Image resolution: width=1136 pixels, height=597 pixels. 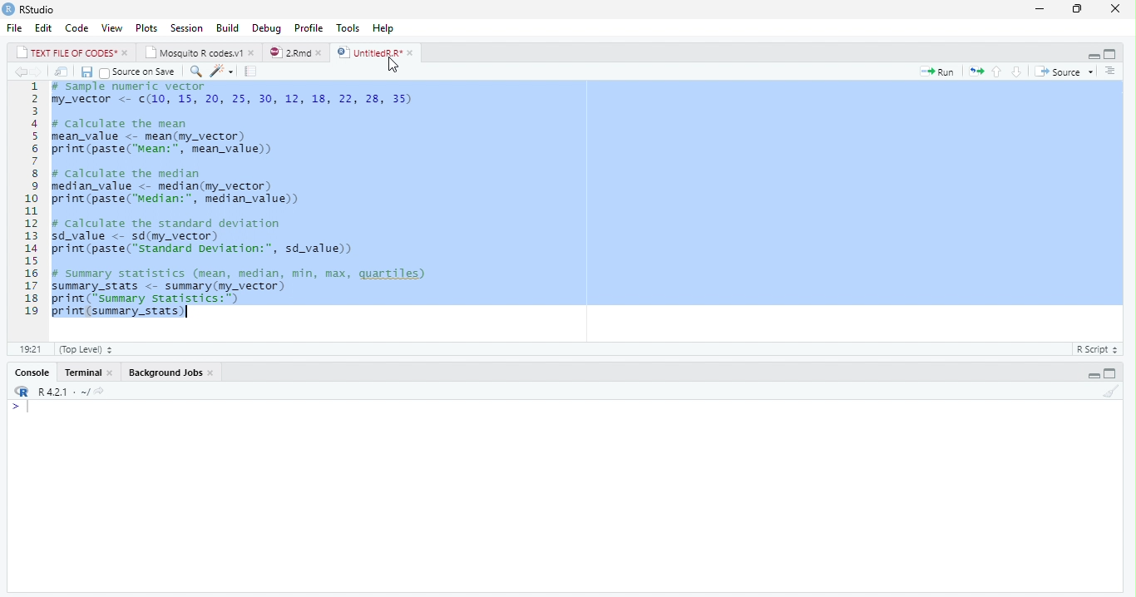 What do you see at coordinates (241, 203) in the screenshot?
I see `# Sample numeric vector my_vector <- c(10, 15, 20, 25, 30, 12, 18, 22, 28, 35)# Calculate the meannean_value <- mean (my_vector)print (paste("Mean:", mean_value))# Calculate the mediannedian_value <- median(ny_vector)print (paste("Median:”, median_value))# Calculate the standard deviationsd_value <- sd(my_vector)print (paste("standard Deviation:", sd_value))# summary statistics (mean, median, min, max, quartiles)summary_stats <- summary (my_vector)print (“Summary statistics: )print (sunmary_stats)` at bounding box center [241, 203].